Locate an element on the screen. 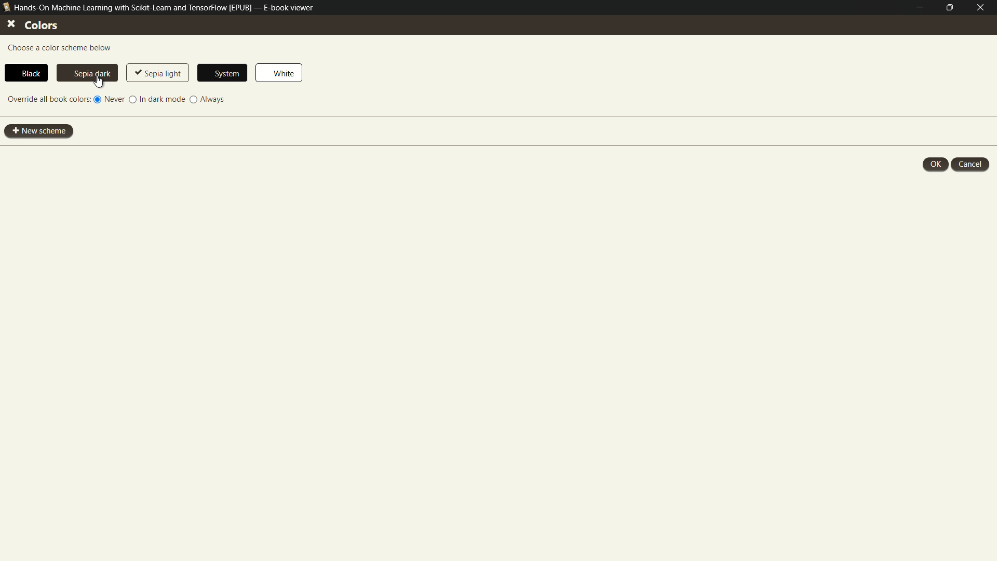  sepia dark is located at coordinates (91, 72).